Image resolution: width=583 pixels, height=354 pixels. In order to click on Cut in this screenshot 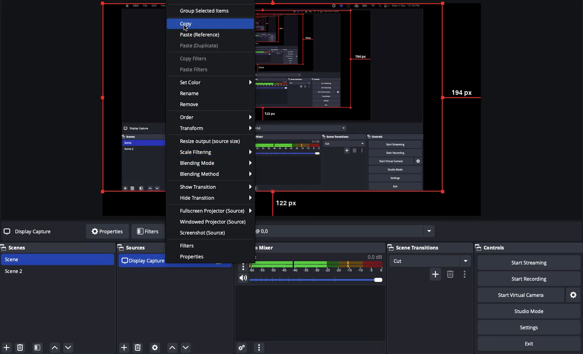, I will do `click(431, 261)`.